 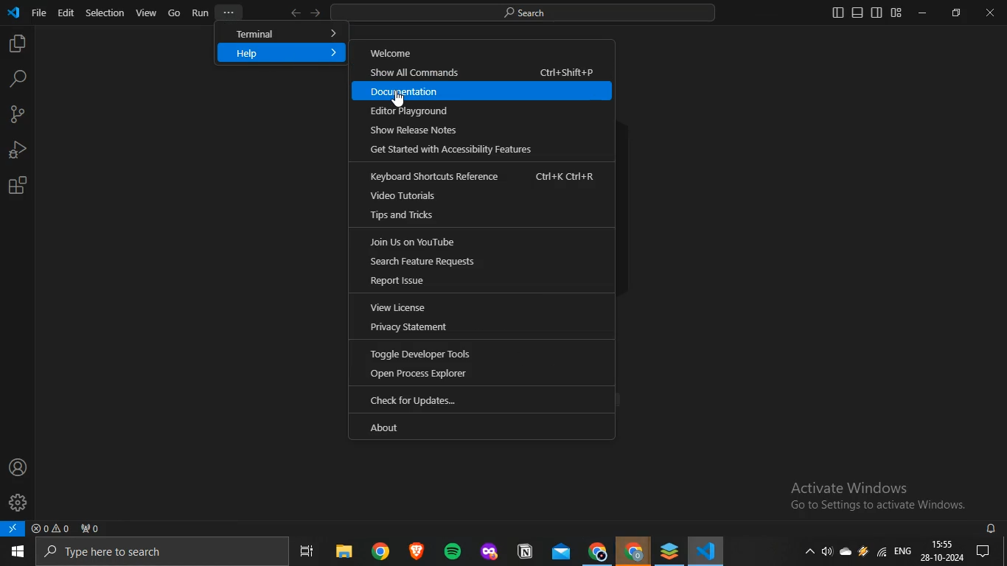 I want to click on no ports forwarded, so click(x=90, y=528).